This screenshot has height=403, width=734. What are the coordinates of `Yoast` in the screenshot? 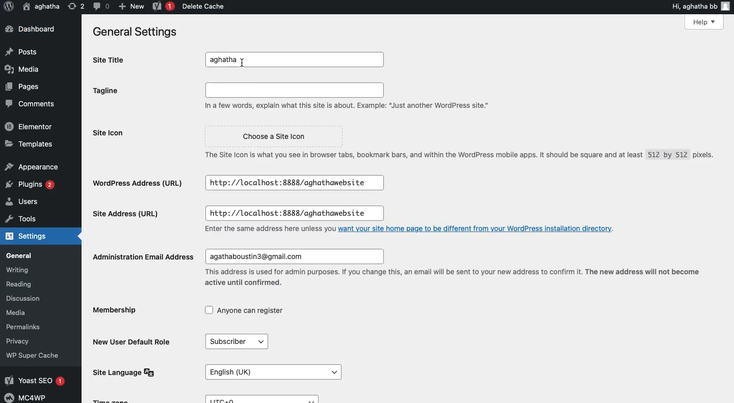 It's located at (161, 7).